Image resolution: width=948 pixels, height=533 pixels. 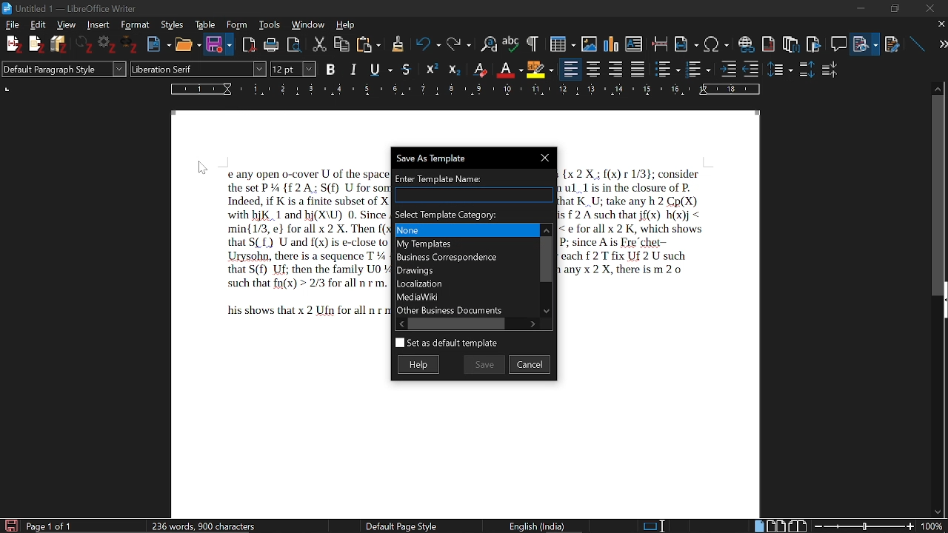 What do you see at coordinates (539, 68) in the screenshot?
I see `character highlighting option` at bounding box center [539, 68].